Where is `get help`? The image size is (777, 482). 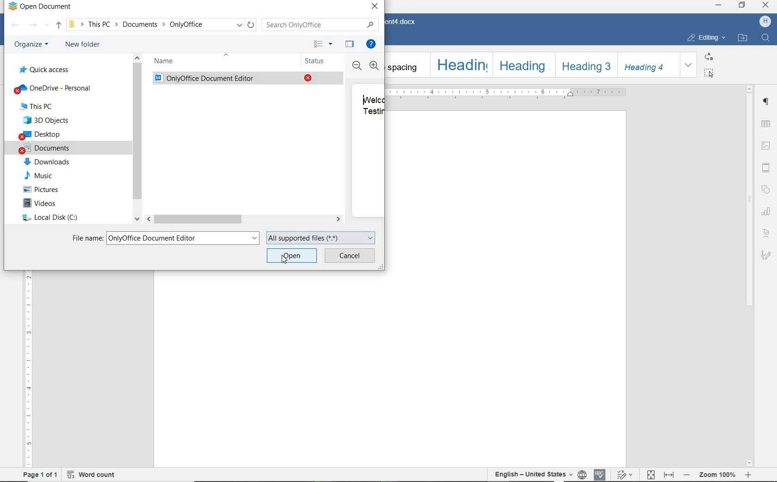
get help is located at coordinates (370, 43).